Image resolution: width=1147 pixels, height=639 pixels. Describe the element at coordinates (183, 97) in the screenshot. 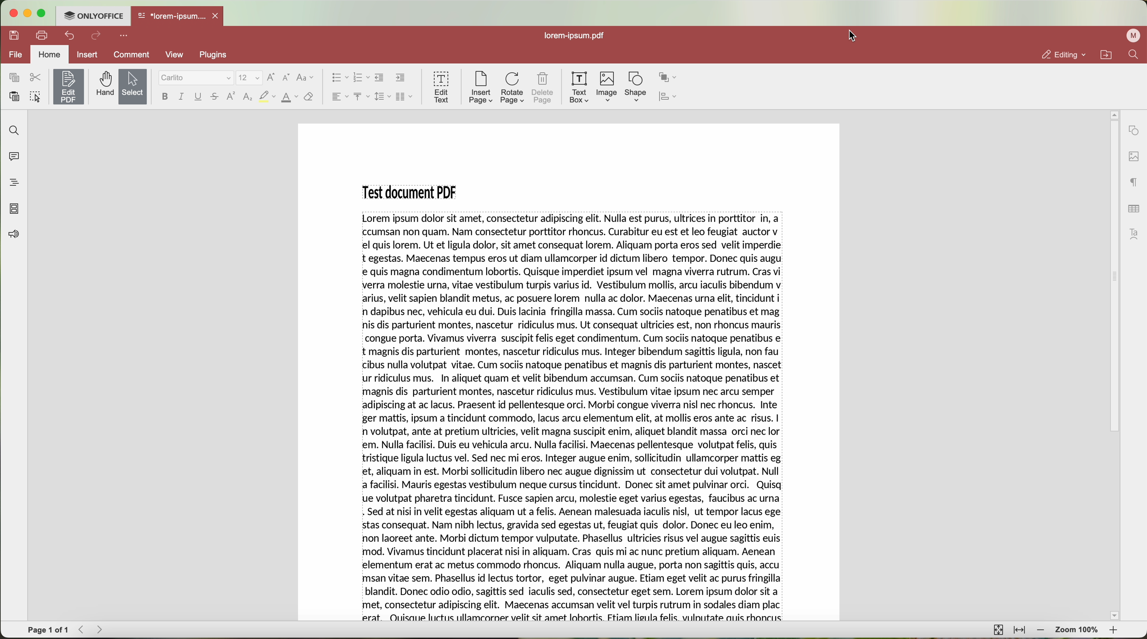

I see `italic` at that location.